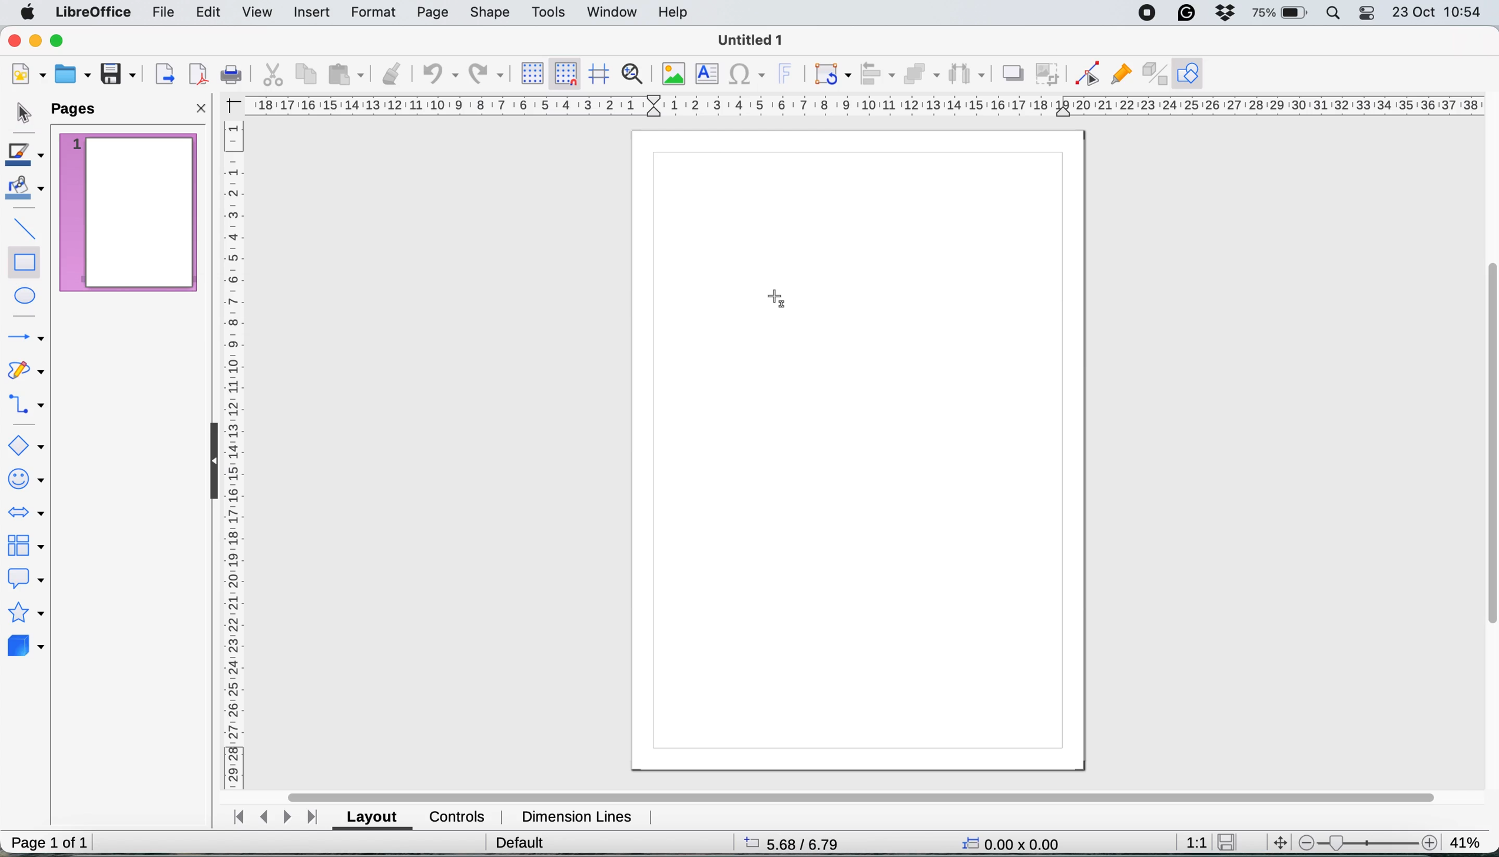 The image size is (1499, 857). Describe the element at coordinates (1152, 75) in the screenshot. I see `toggle extrusion` at that location.